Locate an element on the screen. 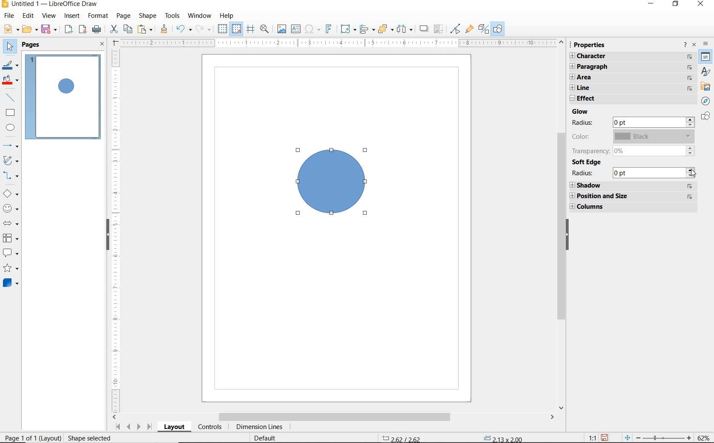  EDIT is located at coordinates (29, 16).